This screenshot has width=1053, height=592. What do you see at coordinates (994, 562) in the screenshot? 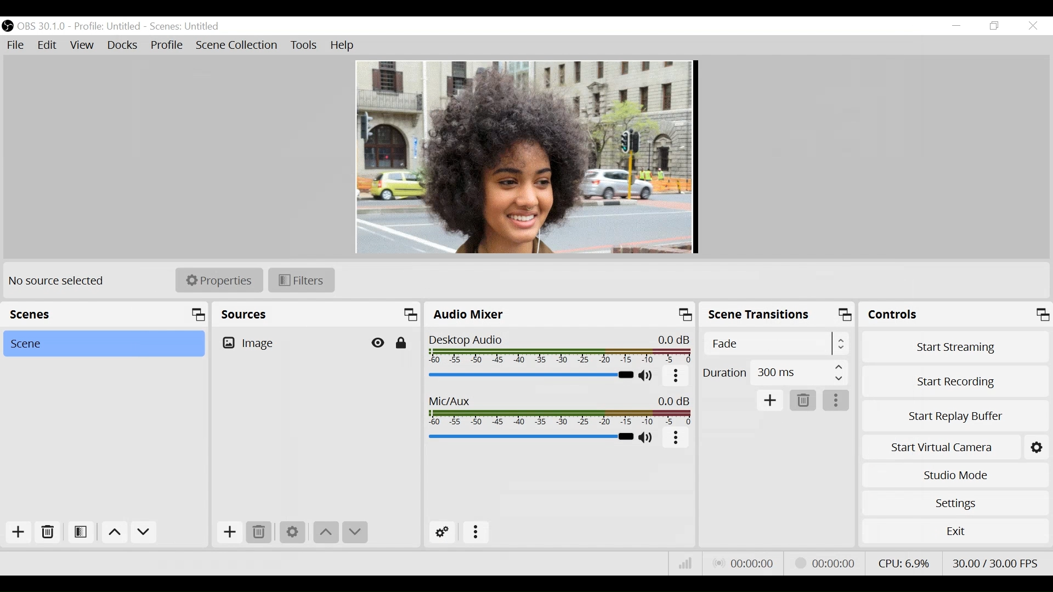
I see `Frame Per Second` at bounding box center [994, 562].